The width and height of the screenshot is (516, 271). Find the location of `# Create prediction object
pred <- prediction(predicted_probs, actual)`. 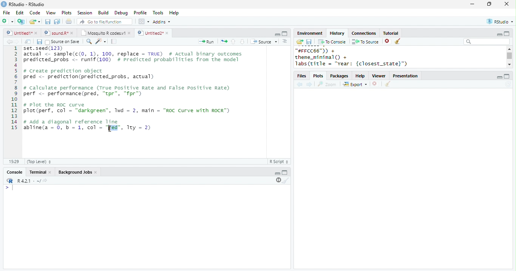

# Create prediction object
pred <- prediction(predicted_probs, actual) is located at coordinates (89, 74).